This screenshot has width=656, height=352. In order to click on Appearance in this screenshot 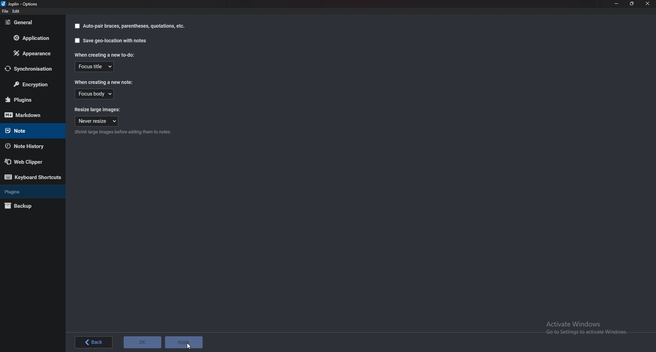, I will do `click(31, 54)`.